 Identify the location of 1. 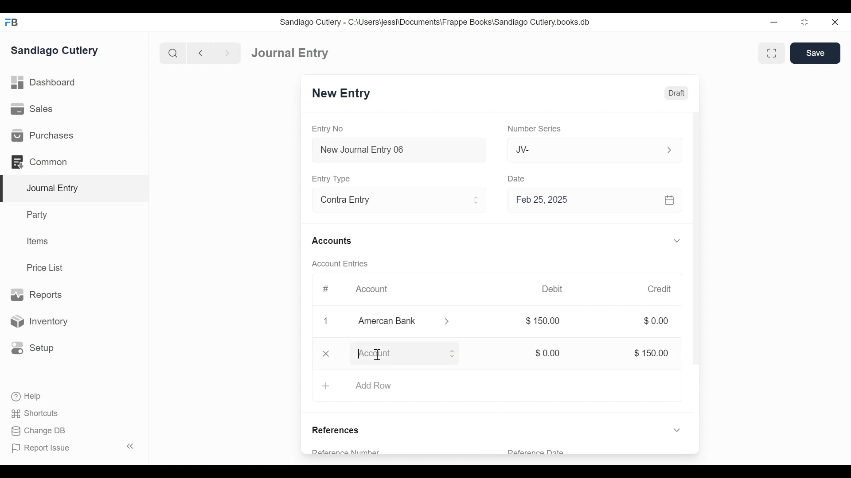
(324, 321).